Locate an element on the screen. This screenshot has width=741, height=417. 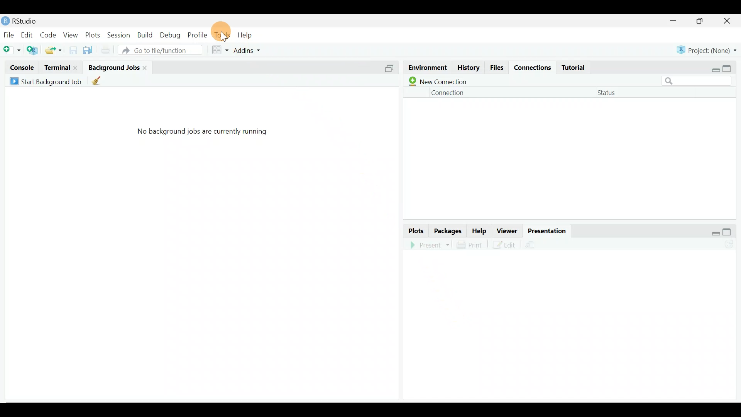
Search bar is located at coordinates (699, 81).